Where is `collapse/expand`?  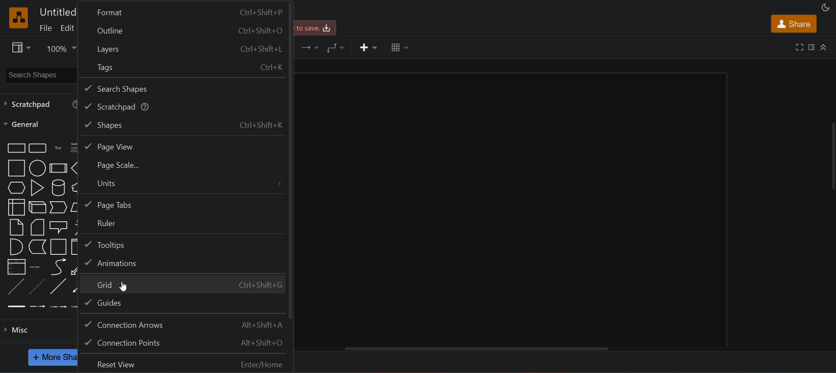
collapse/expand is located at coordinates (823, 47).